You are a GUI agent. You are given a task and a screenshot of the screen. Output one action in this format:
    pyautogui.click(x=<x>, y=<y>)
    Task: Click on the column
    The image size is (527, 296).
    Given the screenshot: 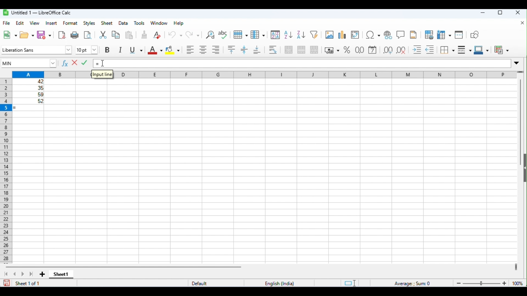 What is the action you would take?
    pyautogui.click(x=257, y=35)
    